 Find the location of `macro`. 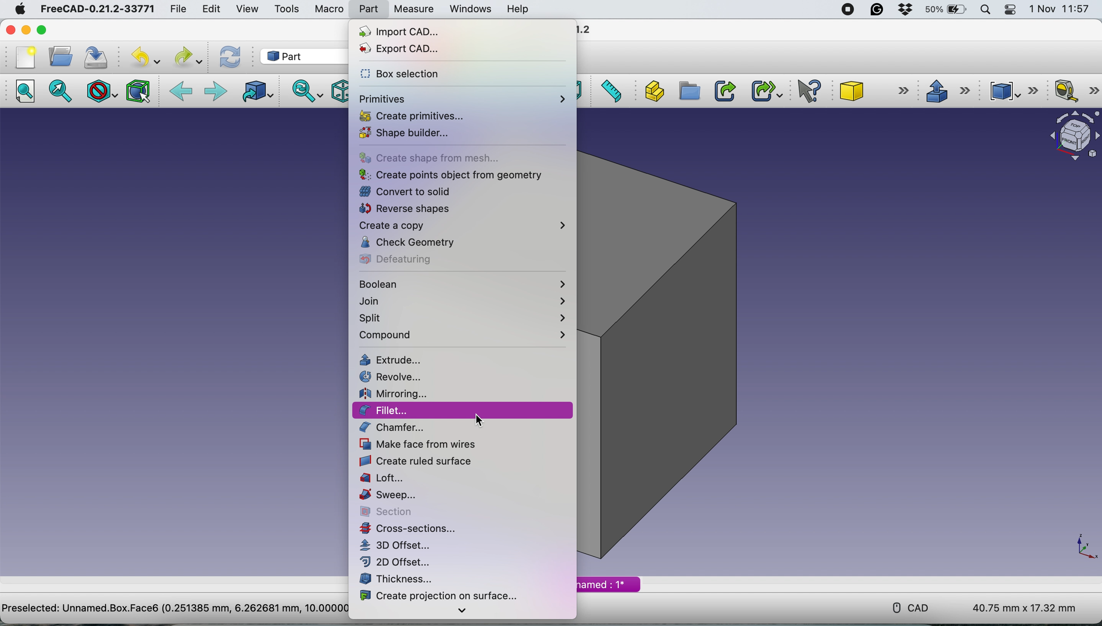

macro is located at coordinates (329, 9).